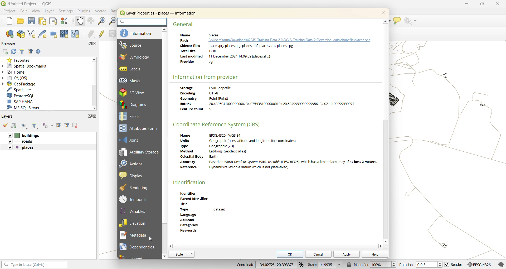 The image size is (506, 269). I want to click on home, so click(17, 72).